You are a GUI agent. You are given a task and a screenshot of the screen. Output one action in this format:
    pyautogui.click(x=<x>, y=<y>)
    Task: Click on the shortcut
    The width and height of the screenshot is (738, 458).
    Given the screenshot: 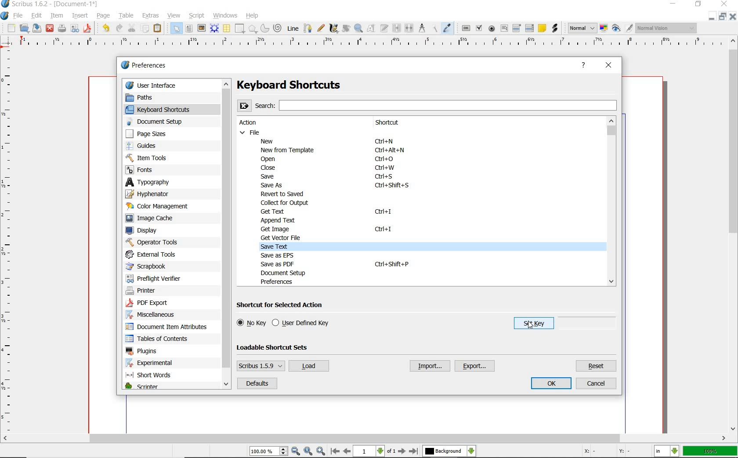 What is the action you would take?
    pyautogui.click(x=396, y=123)
    